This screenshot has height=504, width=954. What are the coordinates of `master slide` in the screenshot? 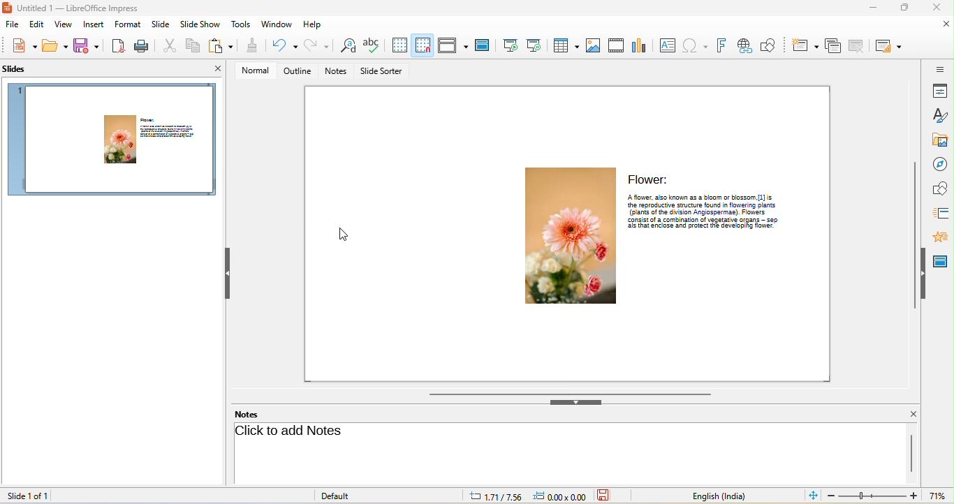 It's located at (942, 262).